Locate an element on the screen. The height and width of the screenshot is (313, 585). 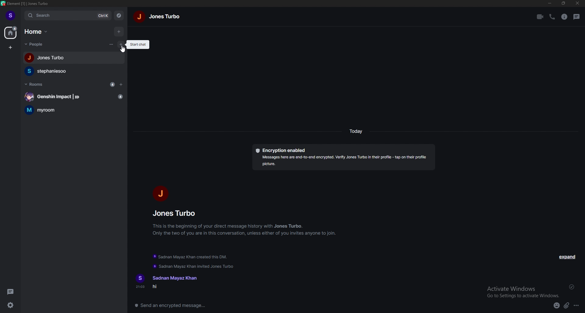
element [1] | Jones Turbo is located at coordinates (25, 3).